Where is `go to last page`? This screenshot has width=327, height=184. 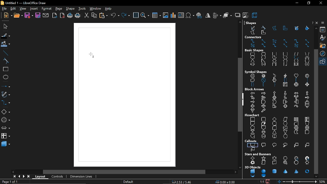 go to last page is located at coordinates (28, 177).